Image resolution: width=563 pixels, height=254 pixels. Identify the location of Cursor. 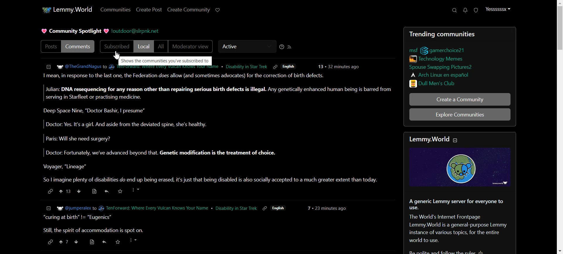
(118, 55).